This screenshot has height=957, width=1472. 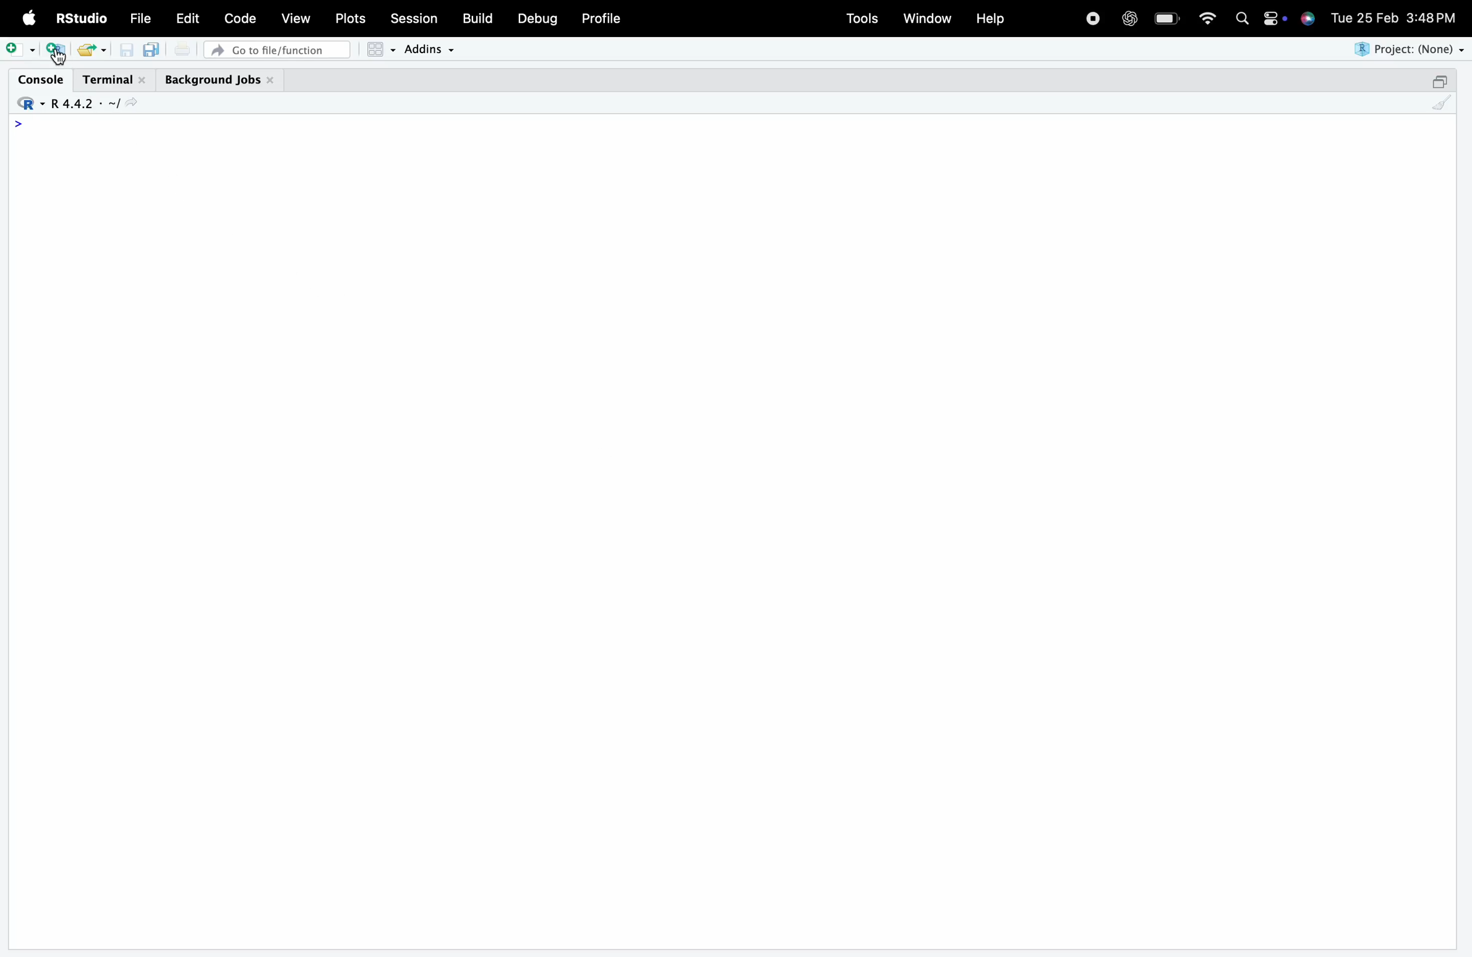 I want to click on Build, so click(x=476, y=18).